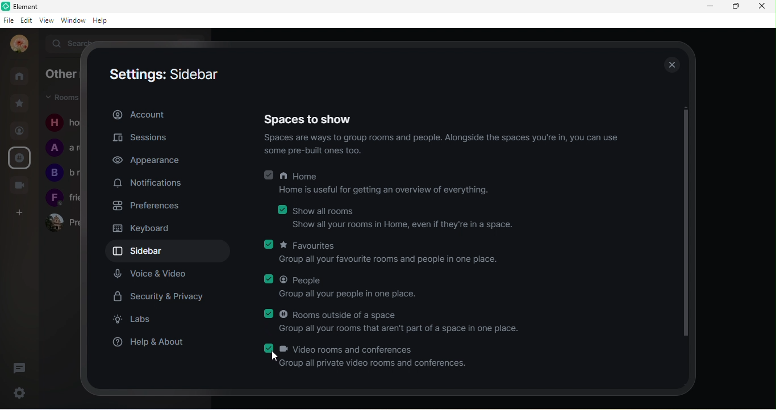  Describe the element at coordinates (152, 160) in the screenshot. I see `appearance` at that location.